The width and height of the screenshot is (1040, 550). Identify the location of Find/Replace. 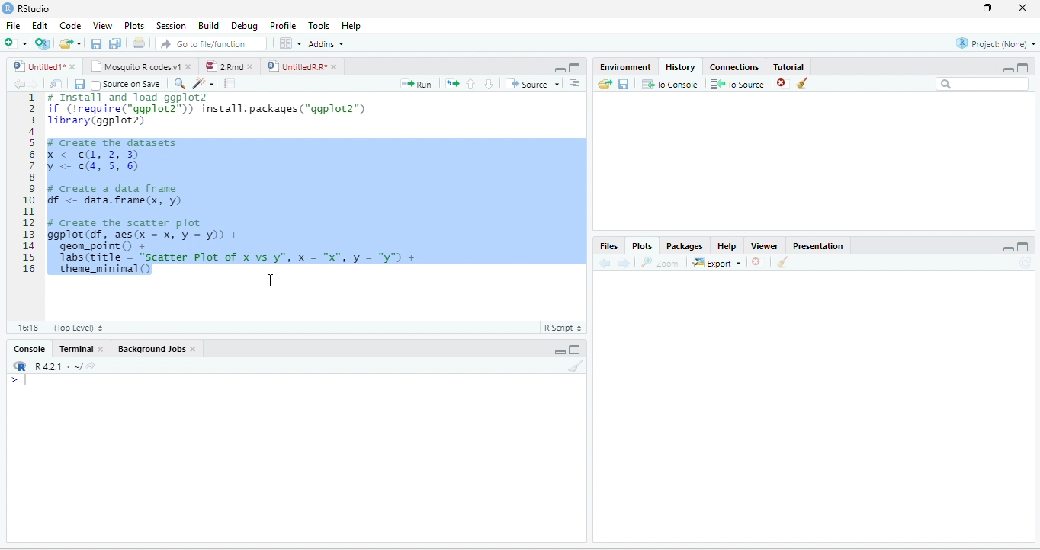
(181, 85).